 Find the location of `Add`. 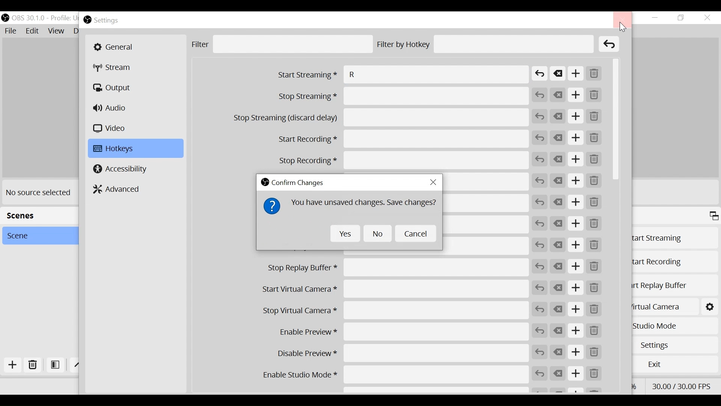

Add is located at coordinates (576, 159).